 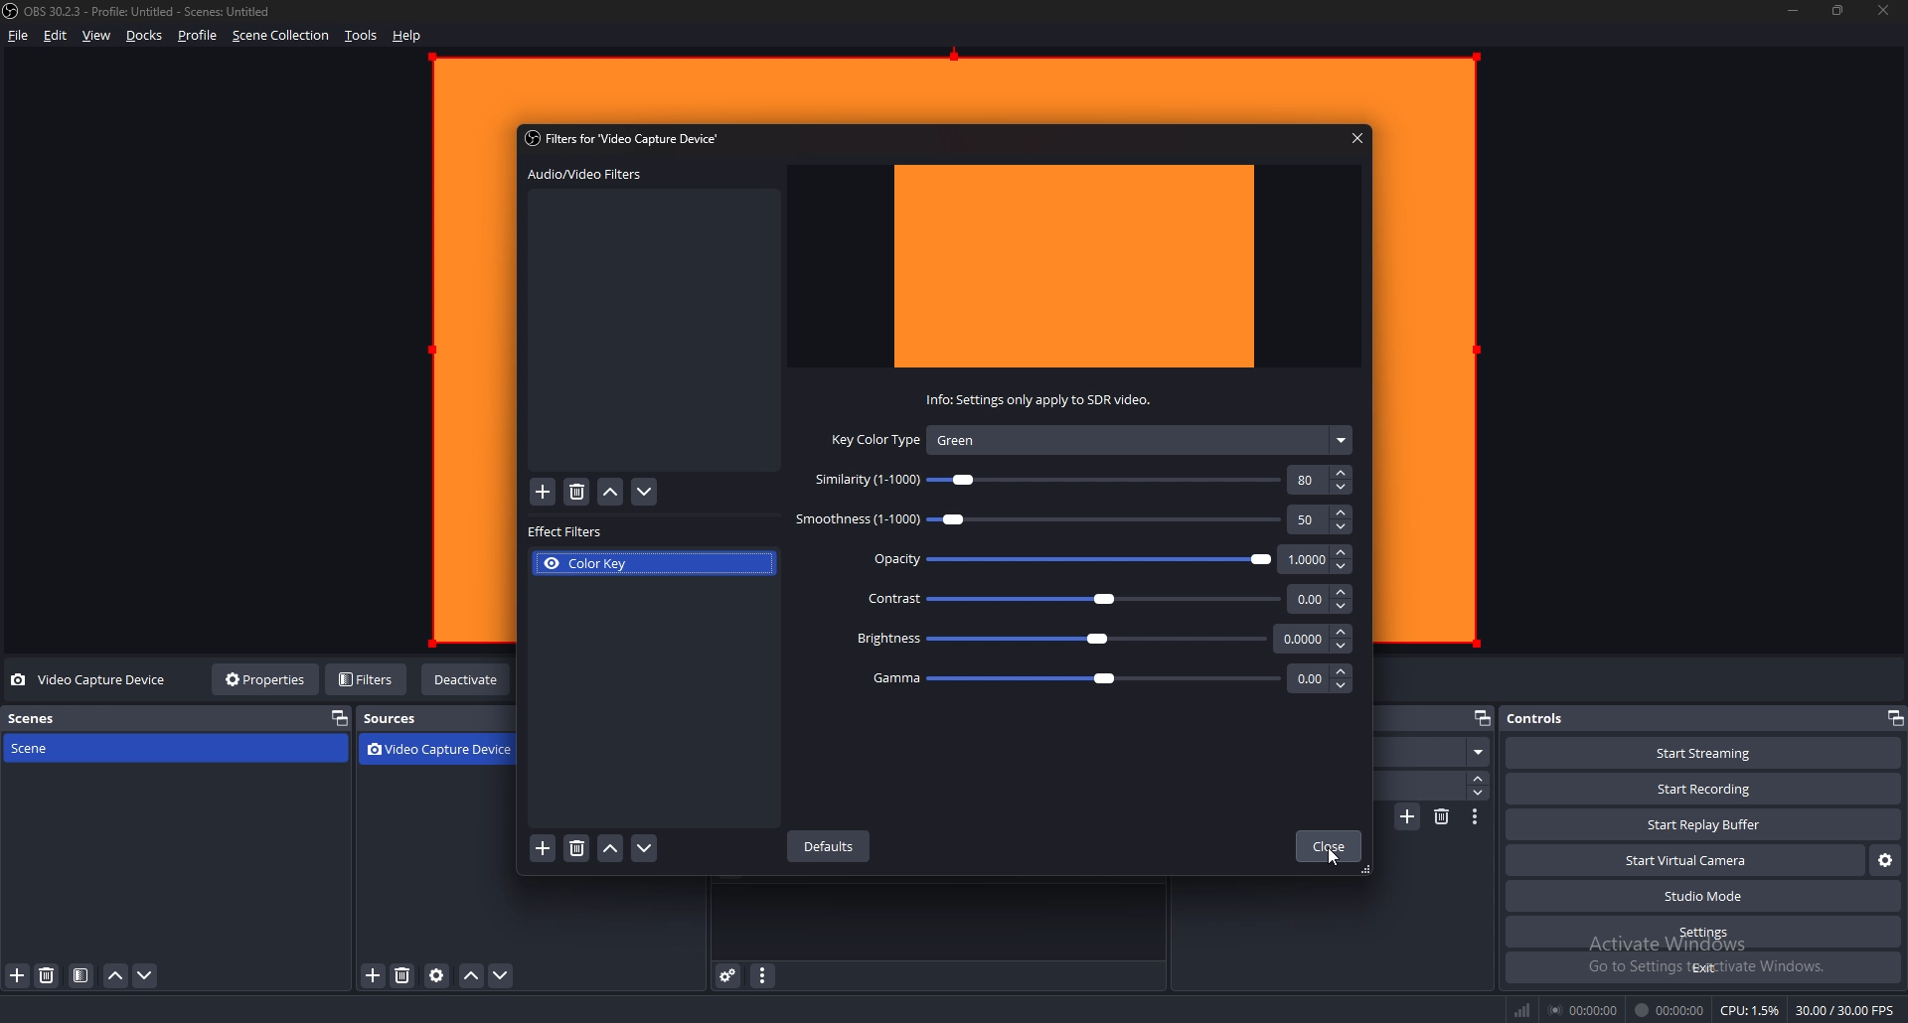 What do you see at coordinates (645, 493) in the screenshot?
I see `move filter down` at bounding box center [645, 493].